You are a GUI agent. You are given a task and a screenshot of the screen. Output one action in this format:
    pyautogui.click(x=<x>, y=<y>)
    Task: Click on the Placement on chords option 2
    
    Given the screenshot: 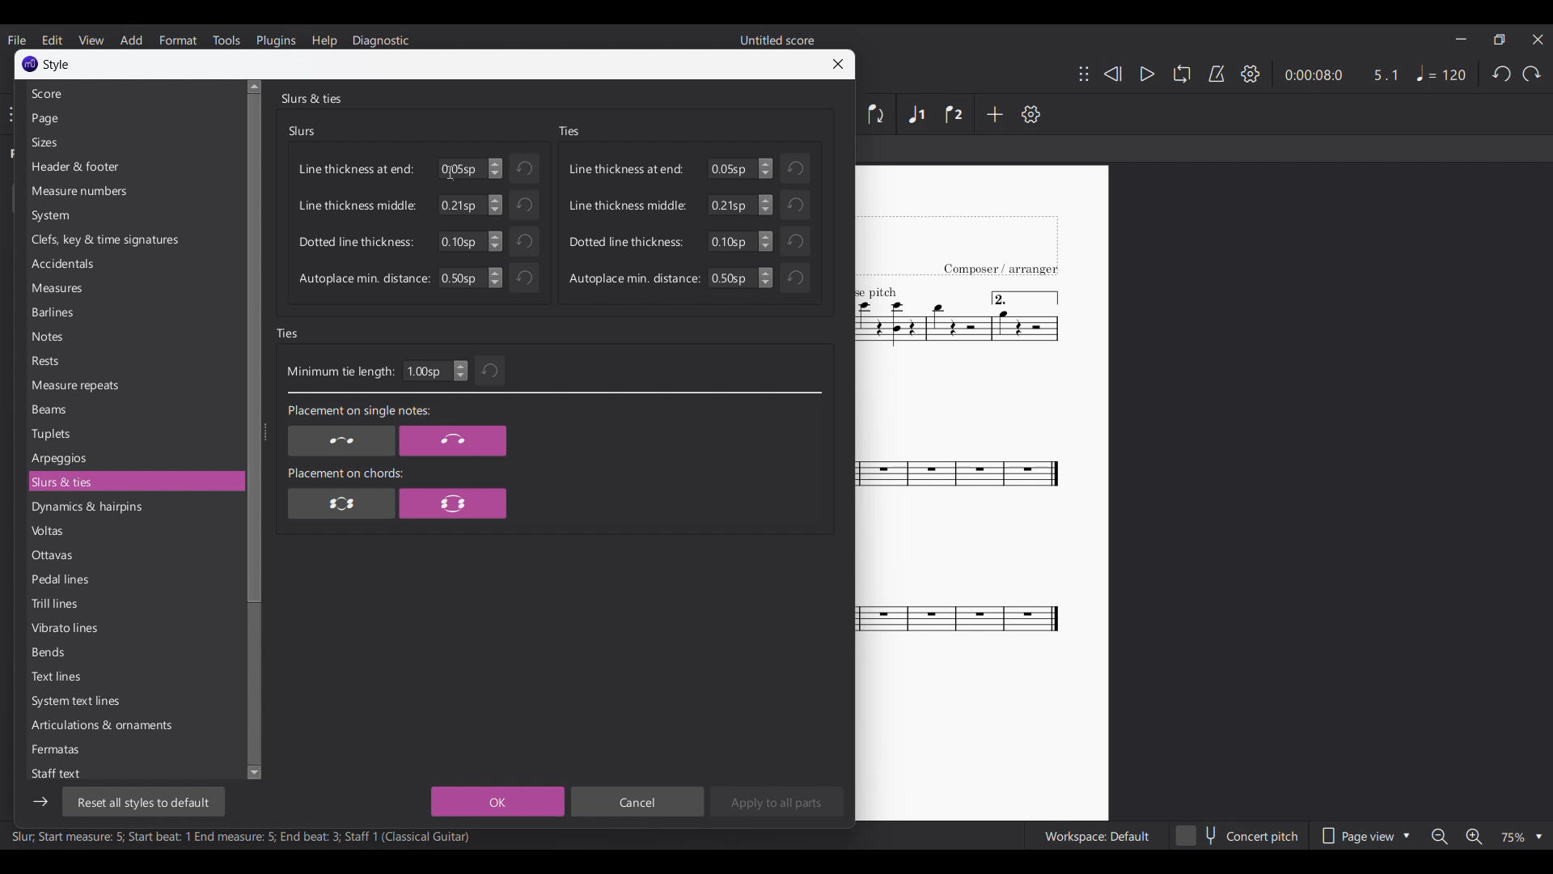 What is the action you would take?
    pyautogui.click(x=453, y=503)
    